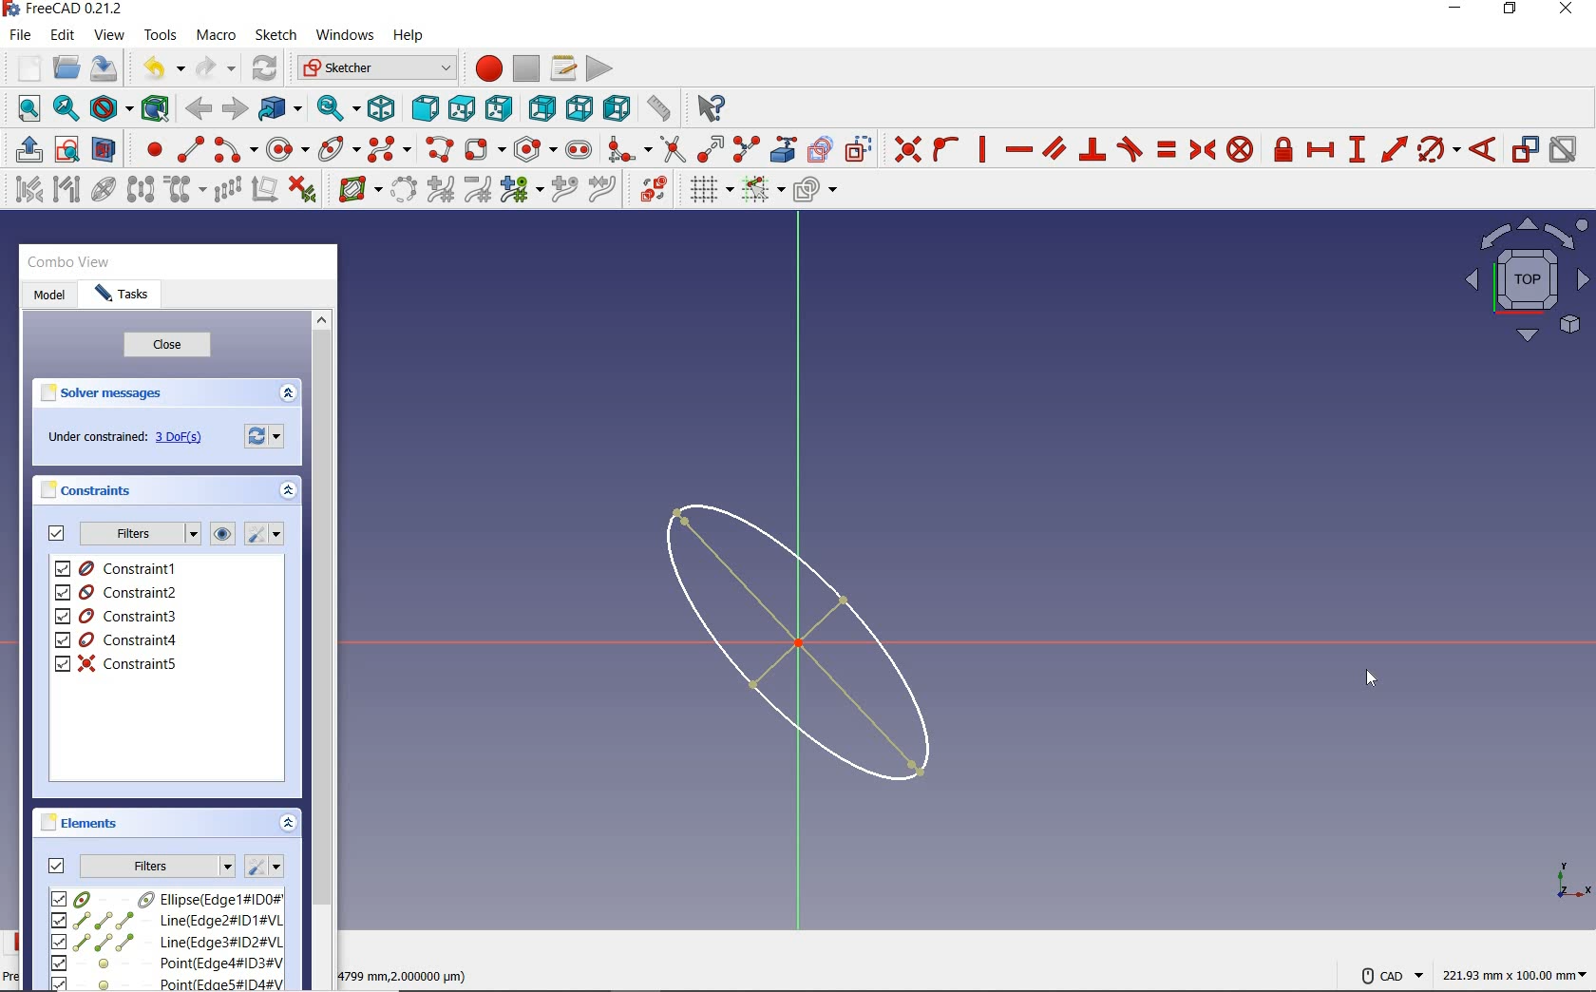 The height and width of the screenshot is (992, 1596). I want to click on element5, so click(168, 982).